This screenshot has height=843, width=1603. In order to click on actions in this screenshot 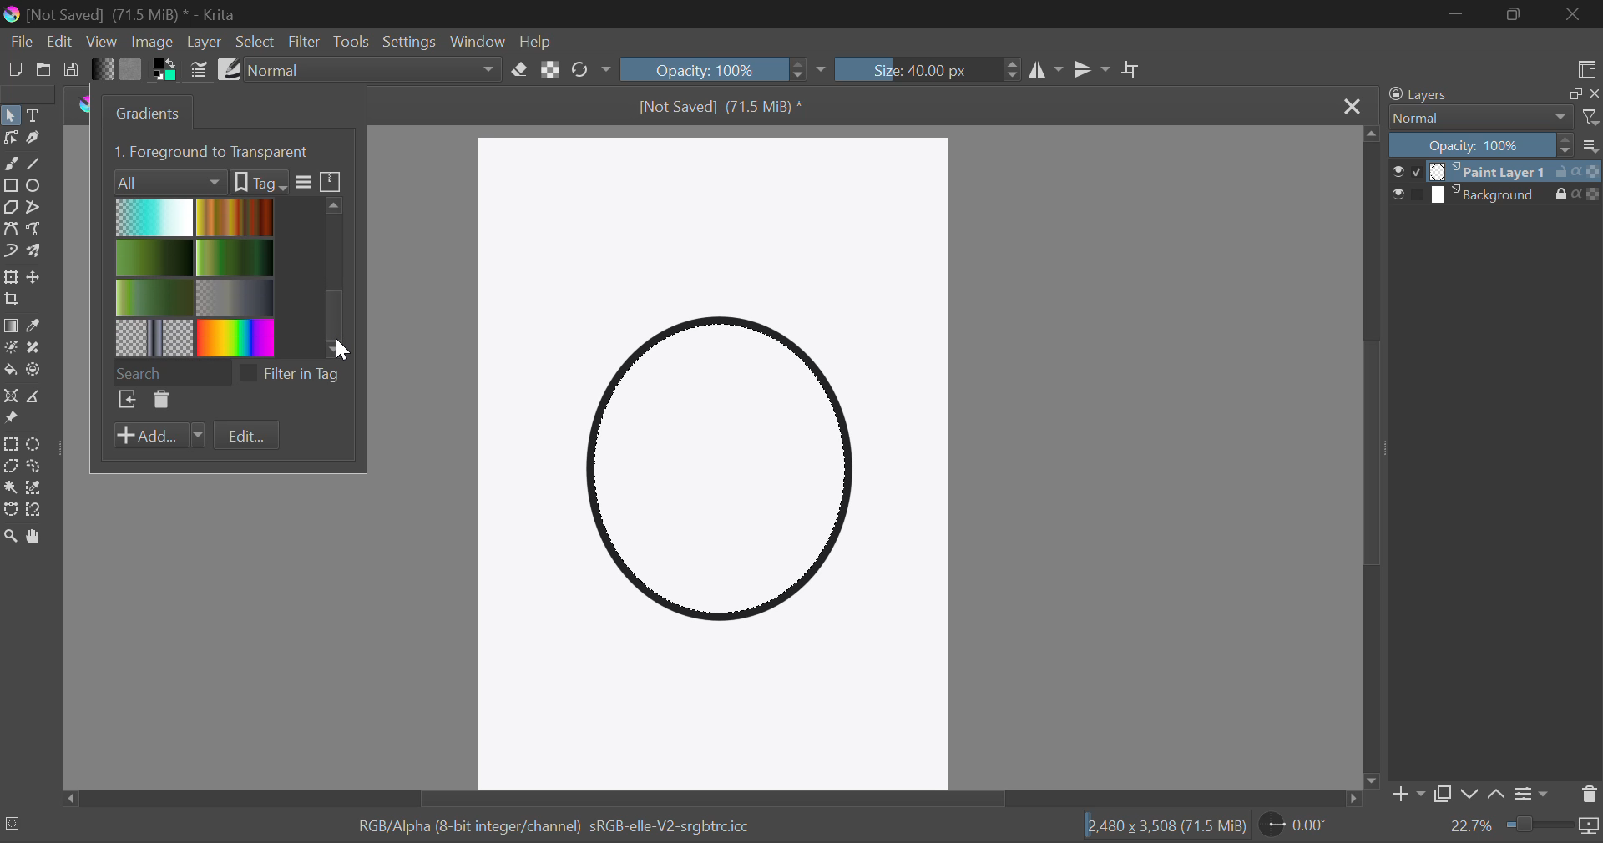, I will do `click(1577, 194)`.